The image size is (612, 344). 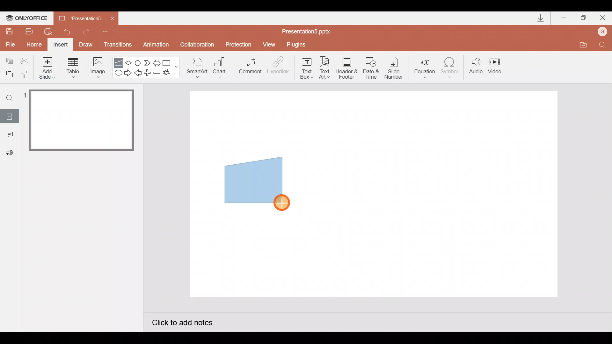 I want to click on SmartArt, so click(x=195, y=67).